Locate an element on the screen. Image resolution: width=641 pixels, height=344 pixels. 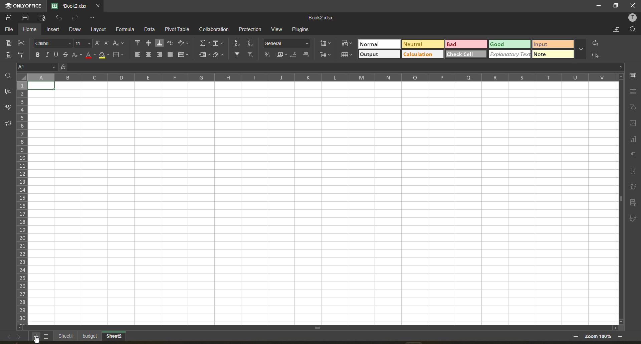
close is located at coordinates (634, 5).